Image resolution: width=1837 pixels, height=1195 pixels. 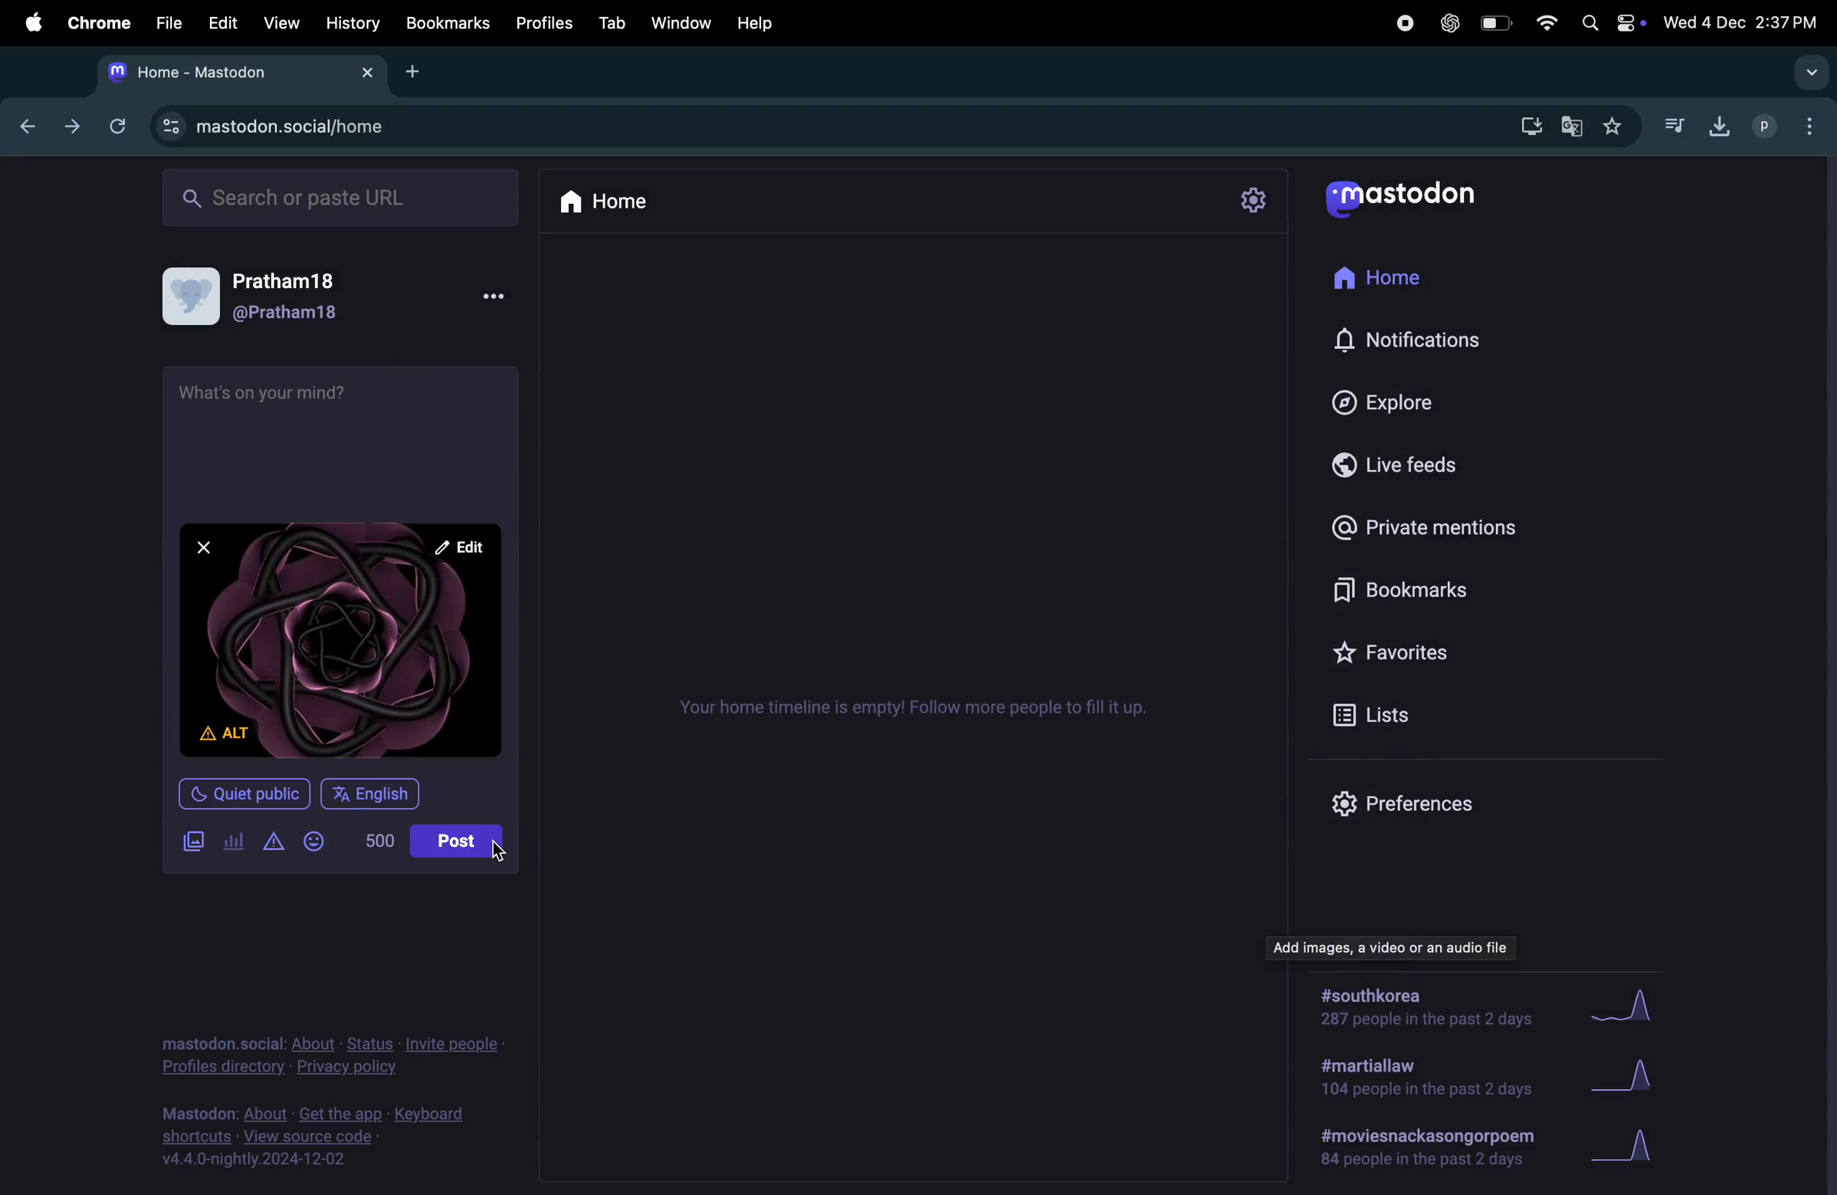 I want to click on backward, so click(x=28, y=123).